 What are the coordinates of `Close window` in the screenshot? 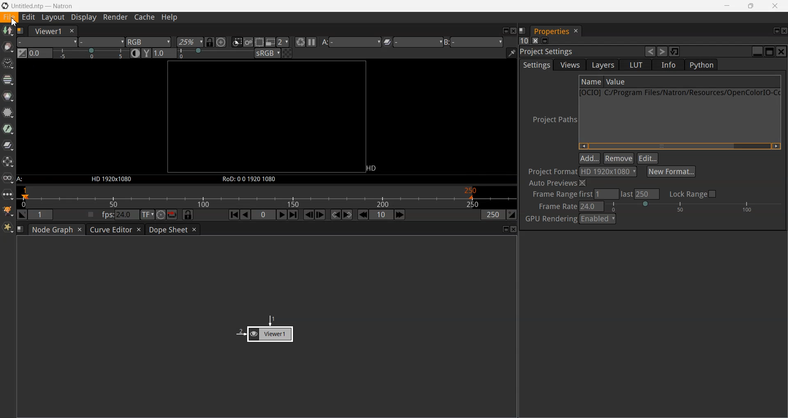 It's located at (71, 31).